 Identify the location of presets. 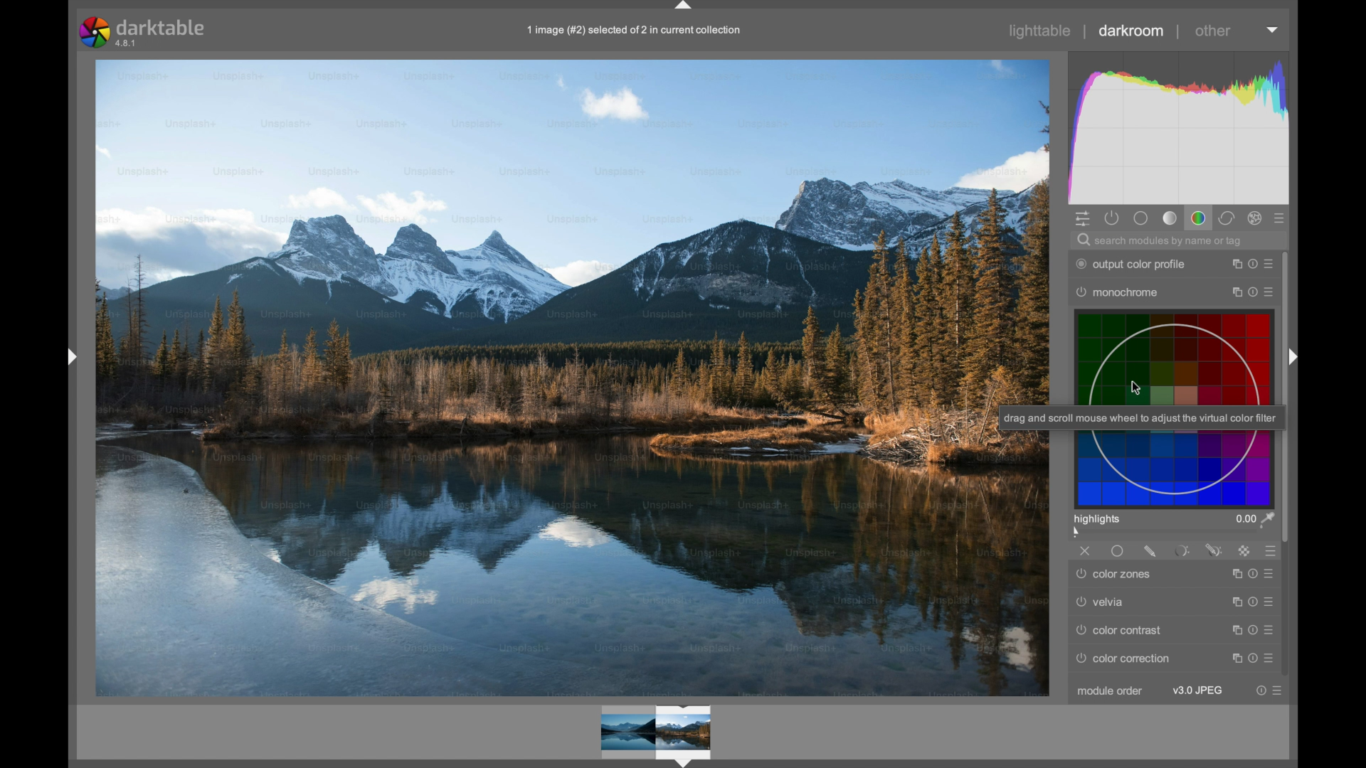
(1280, 690).